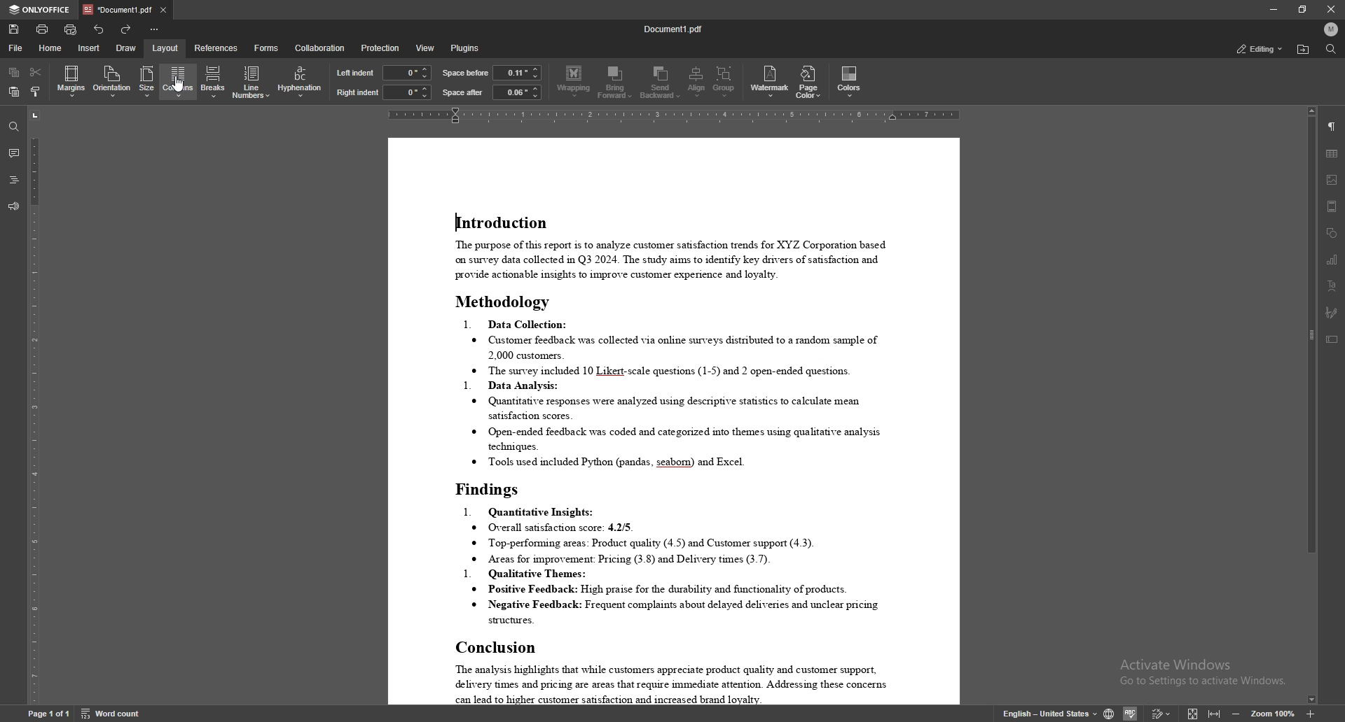  Describe the element at coordinates (51, 48) in the screenshot. I see `home` at that location.